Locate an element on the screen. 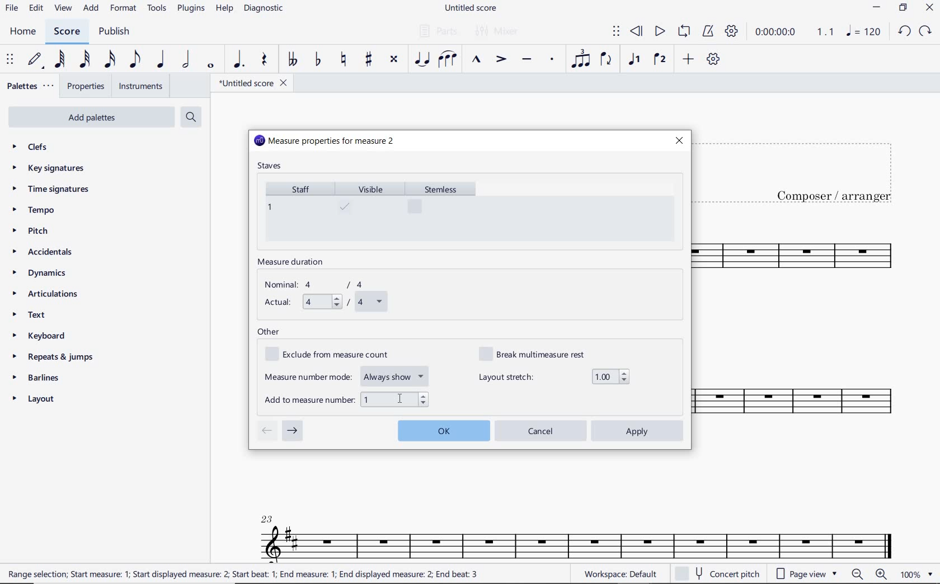 Image resolution: width=940 pixels, height=584 pixels. break multimeasure rest is located at coordinates (540, 353).